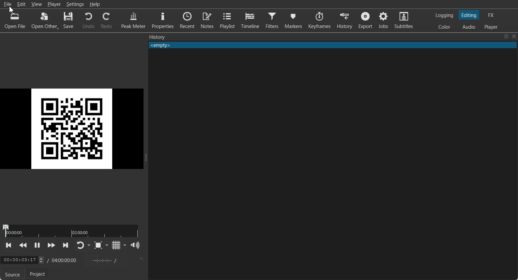 The height and width of the screenshot is (280, 518). Describe the element at coordinates (157, 37) in the screenshot. I see `Text` at that location.